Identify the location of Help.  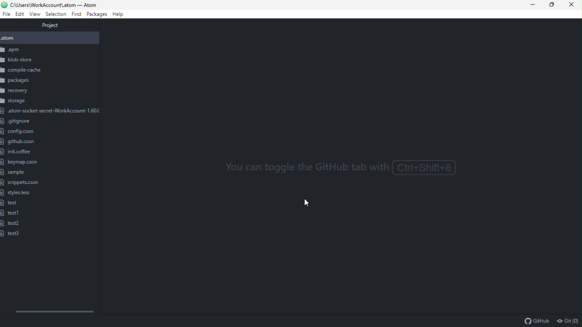
(120, 15).